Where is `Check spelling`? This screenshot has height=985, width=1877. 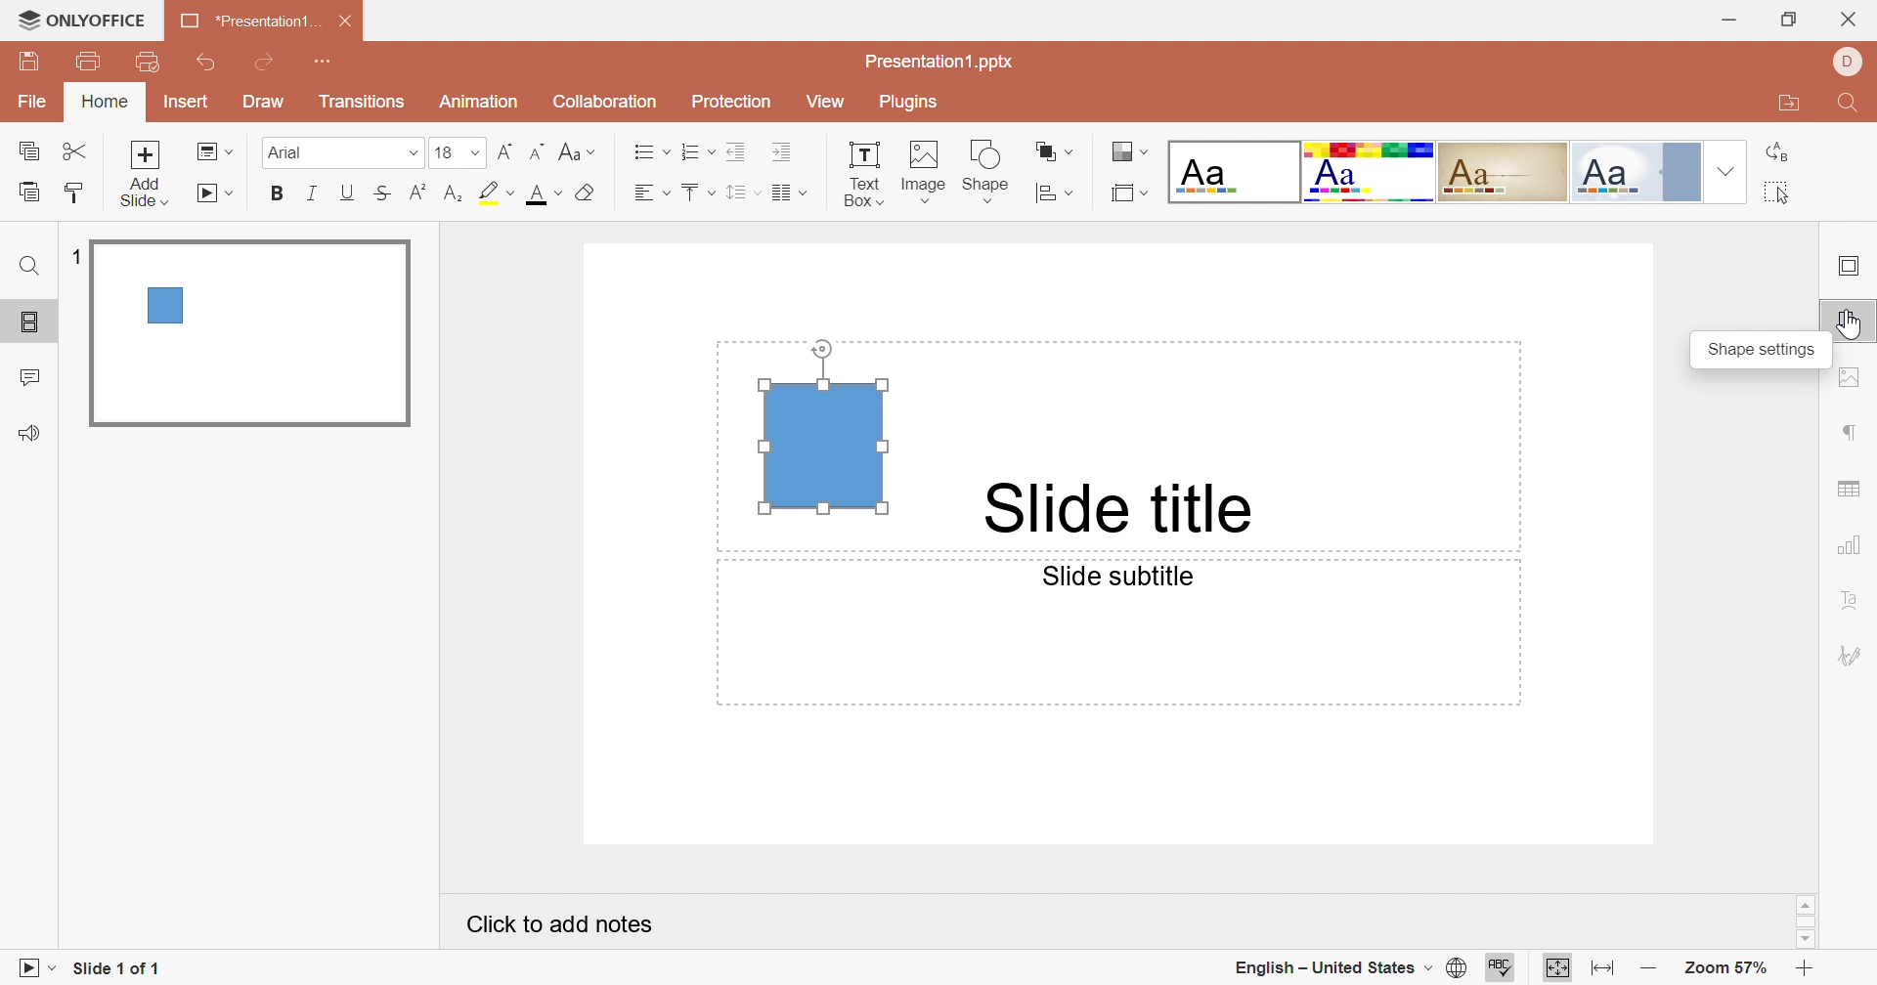 Check spelling is located at coordinates (1503, 968).